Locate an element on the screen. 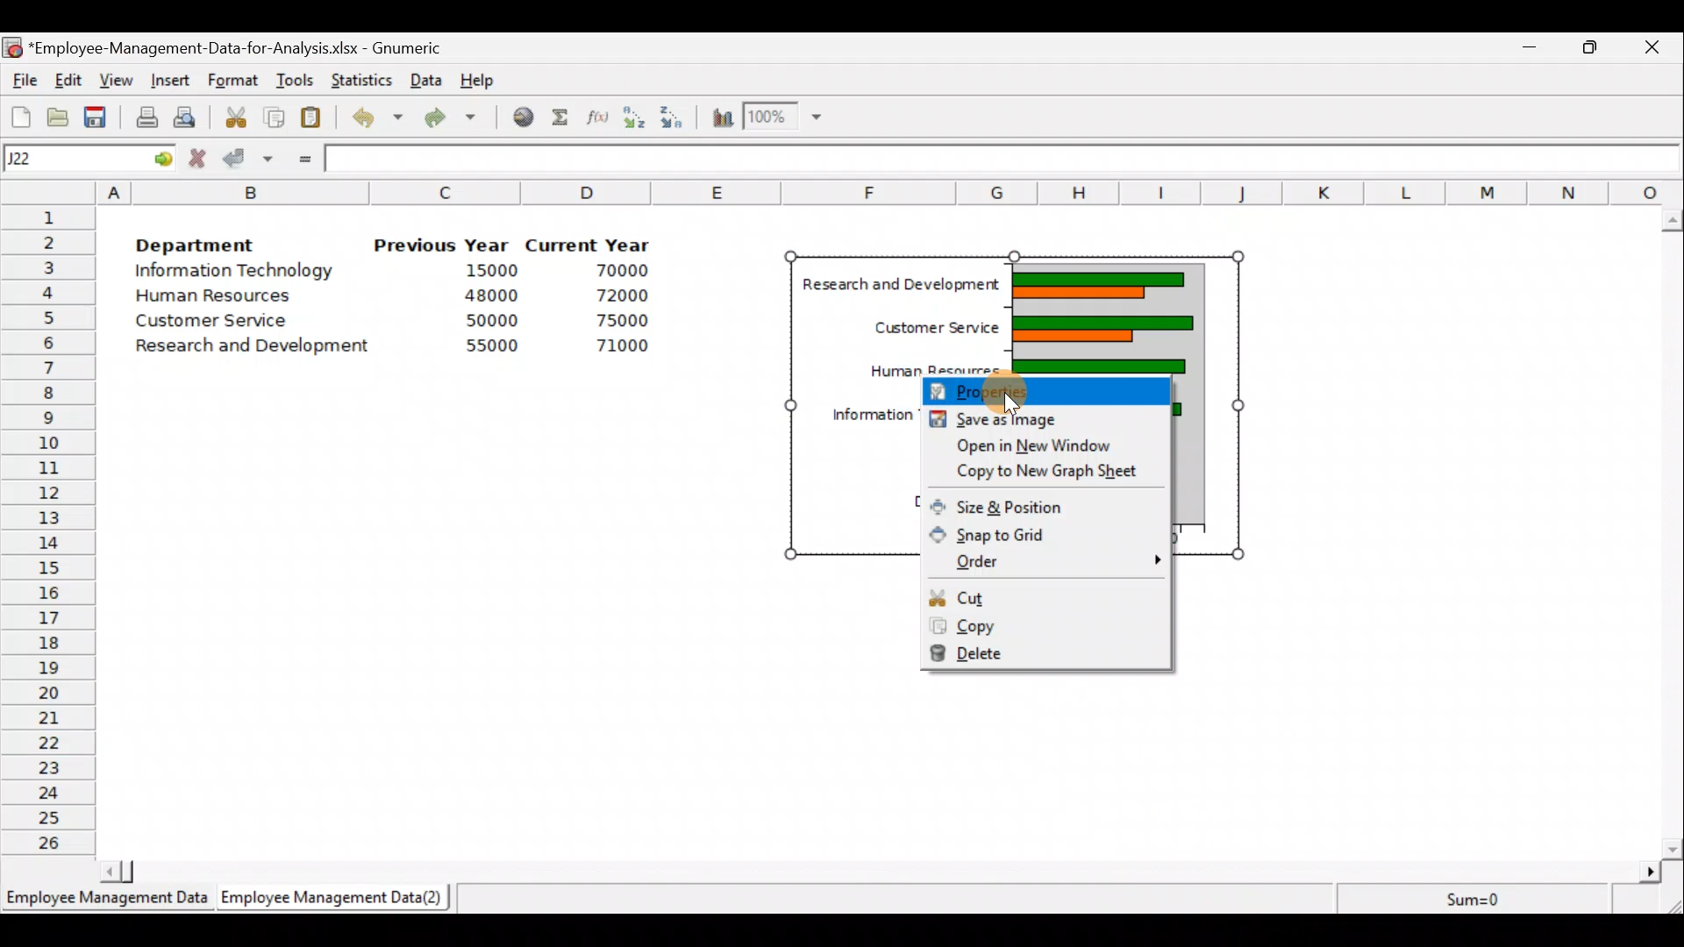  Data is located at coordinates (427, 78).